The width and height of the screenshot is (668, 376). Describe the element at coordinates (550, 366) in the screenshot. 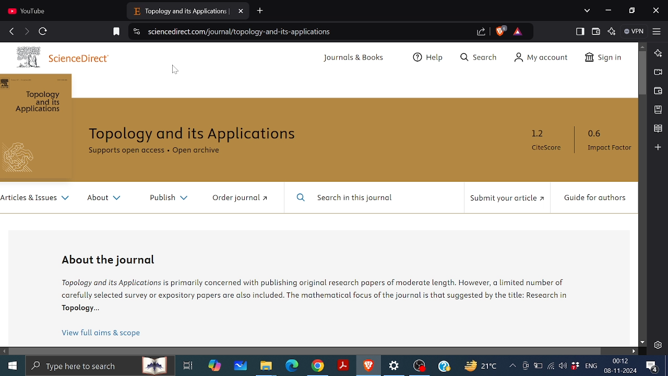

I see `Internet access` at that location.